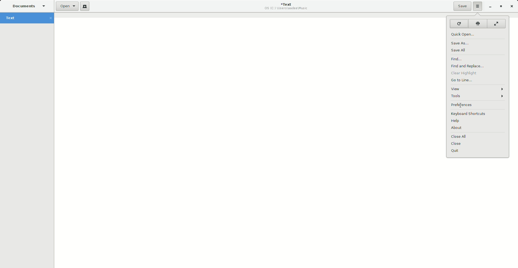 The height and width of the screenshot is (268, 518). Describe the element at coordinates (455, 150) in the screenshot. I see `Quit` at that location.